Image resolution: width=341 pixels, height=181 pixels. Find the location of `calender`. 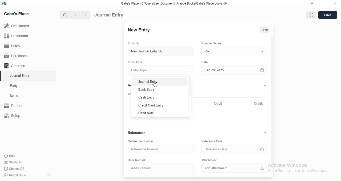

calender is located at coordinates (262, 150).